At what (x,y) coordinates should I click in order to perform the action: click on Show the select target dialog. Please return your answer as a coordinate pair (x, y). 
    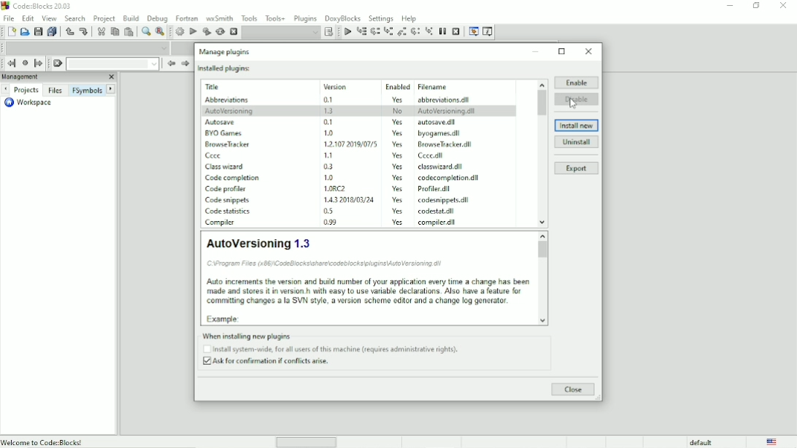
    Looking at the image, I should click on (330, 32).